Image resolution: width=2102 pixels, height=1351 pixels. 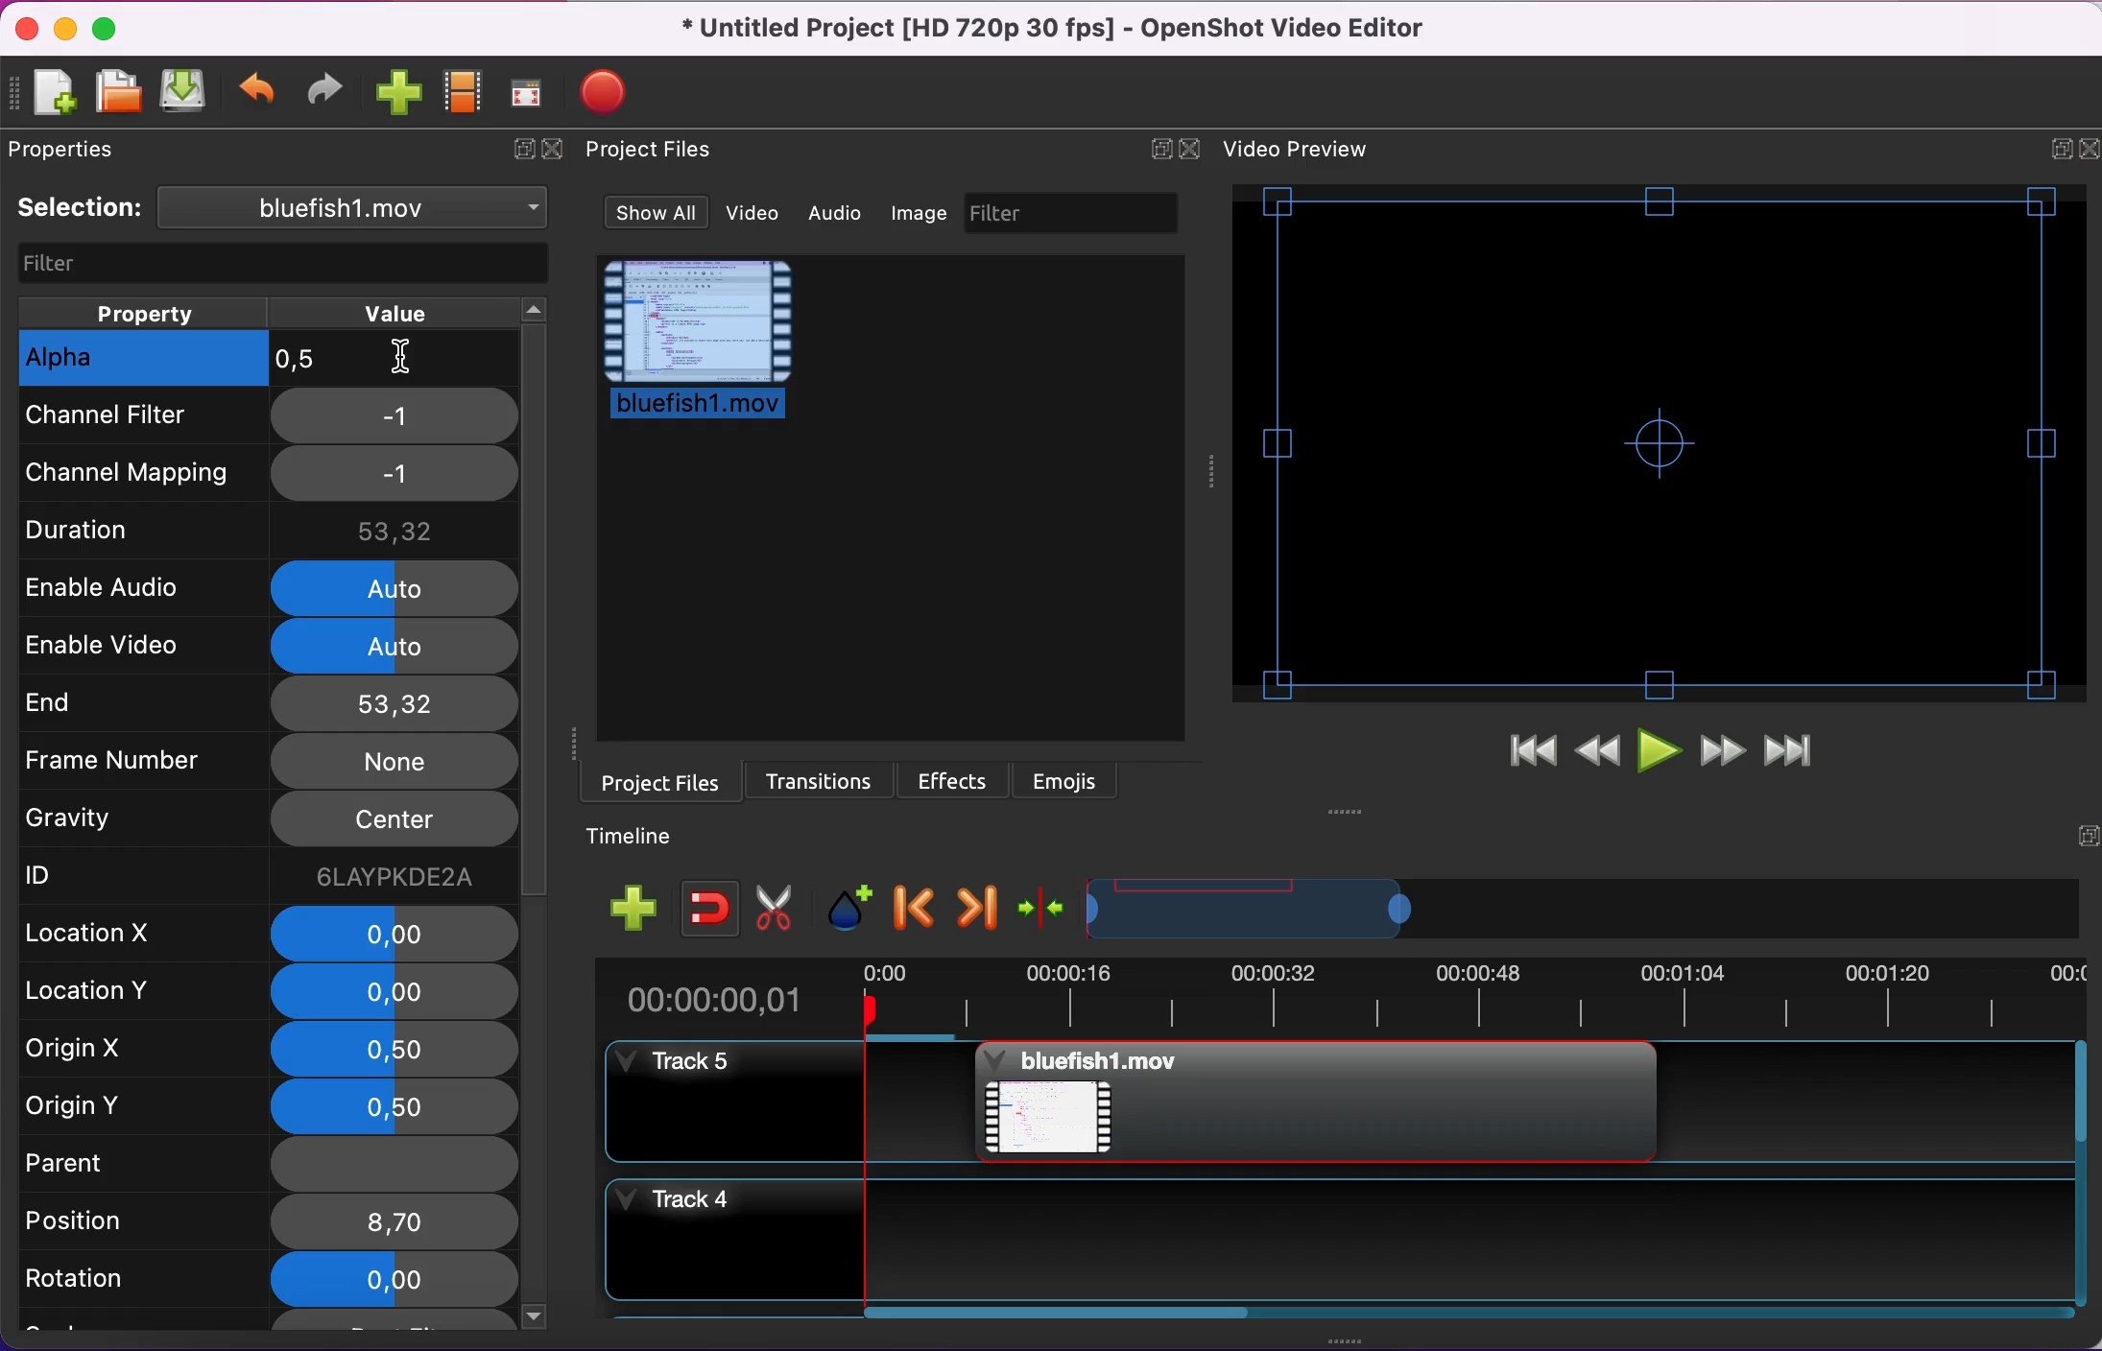 I want to click on play, so click(x=1661, y=752).